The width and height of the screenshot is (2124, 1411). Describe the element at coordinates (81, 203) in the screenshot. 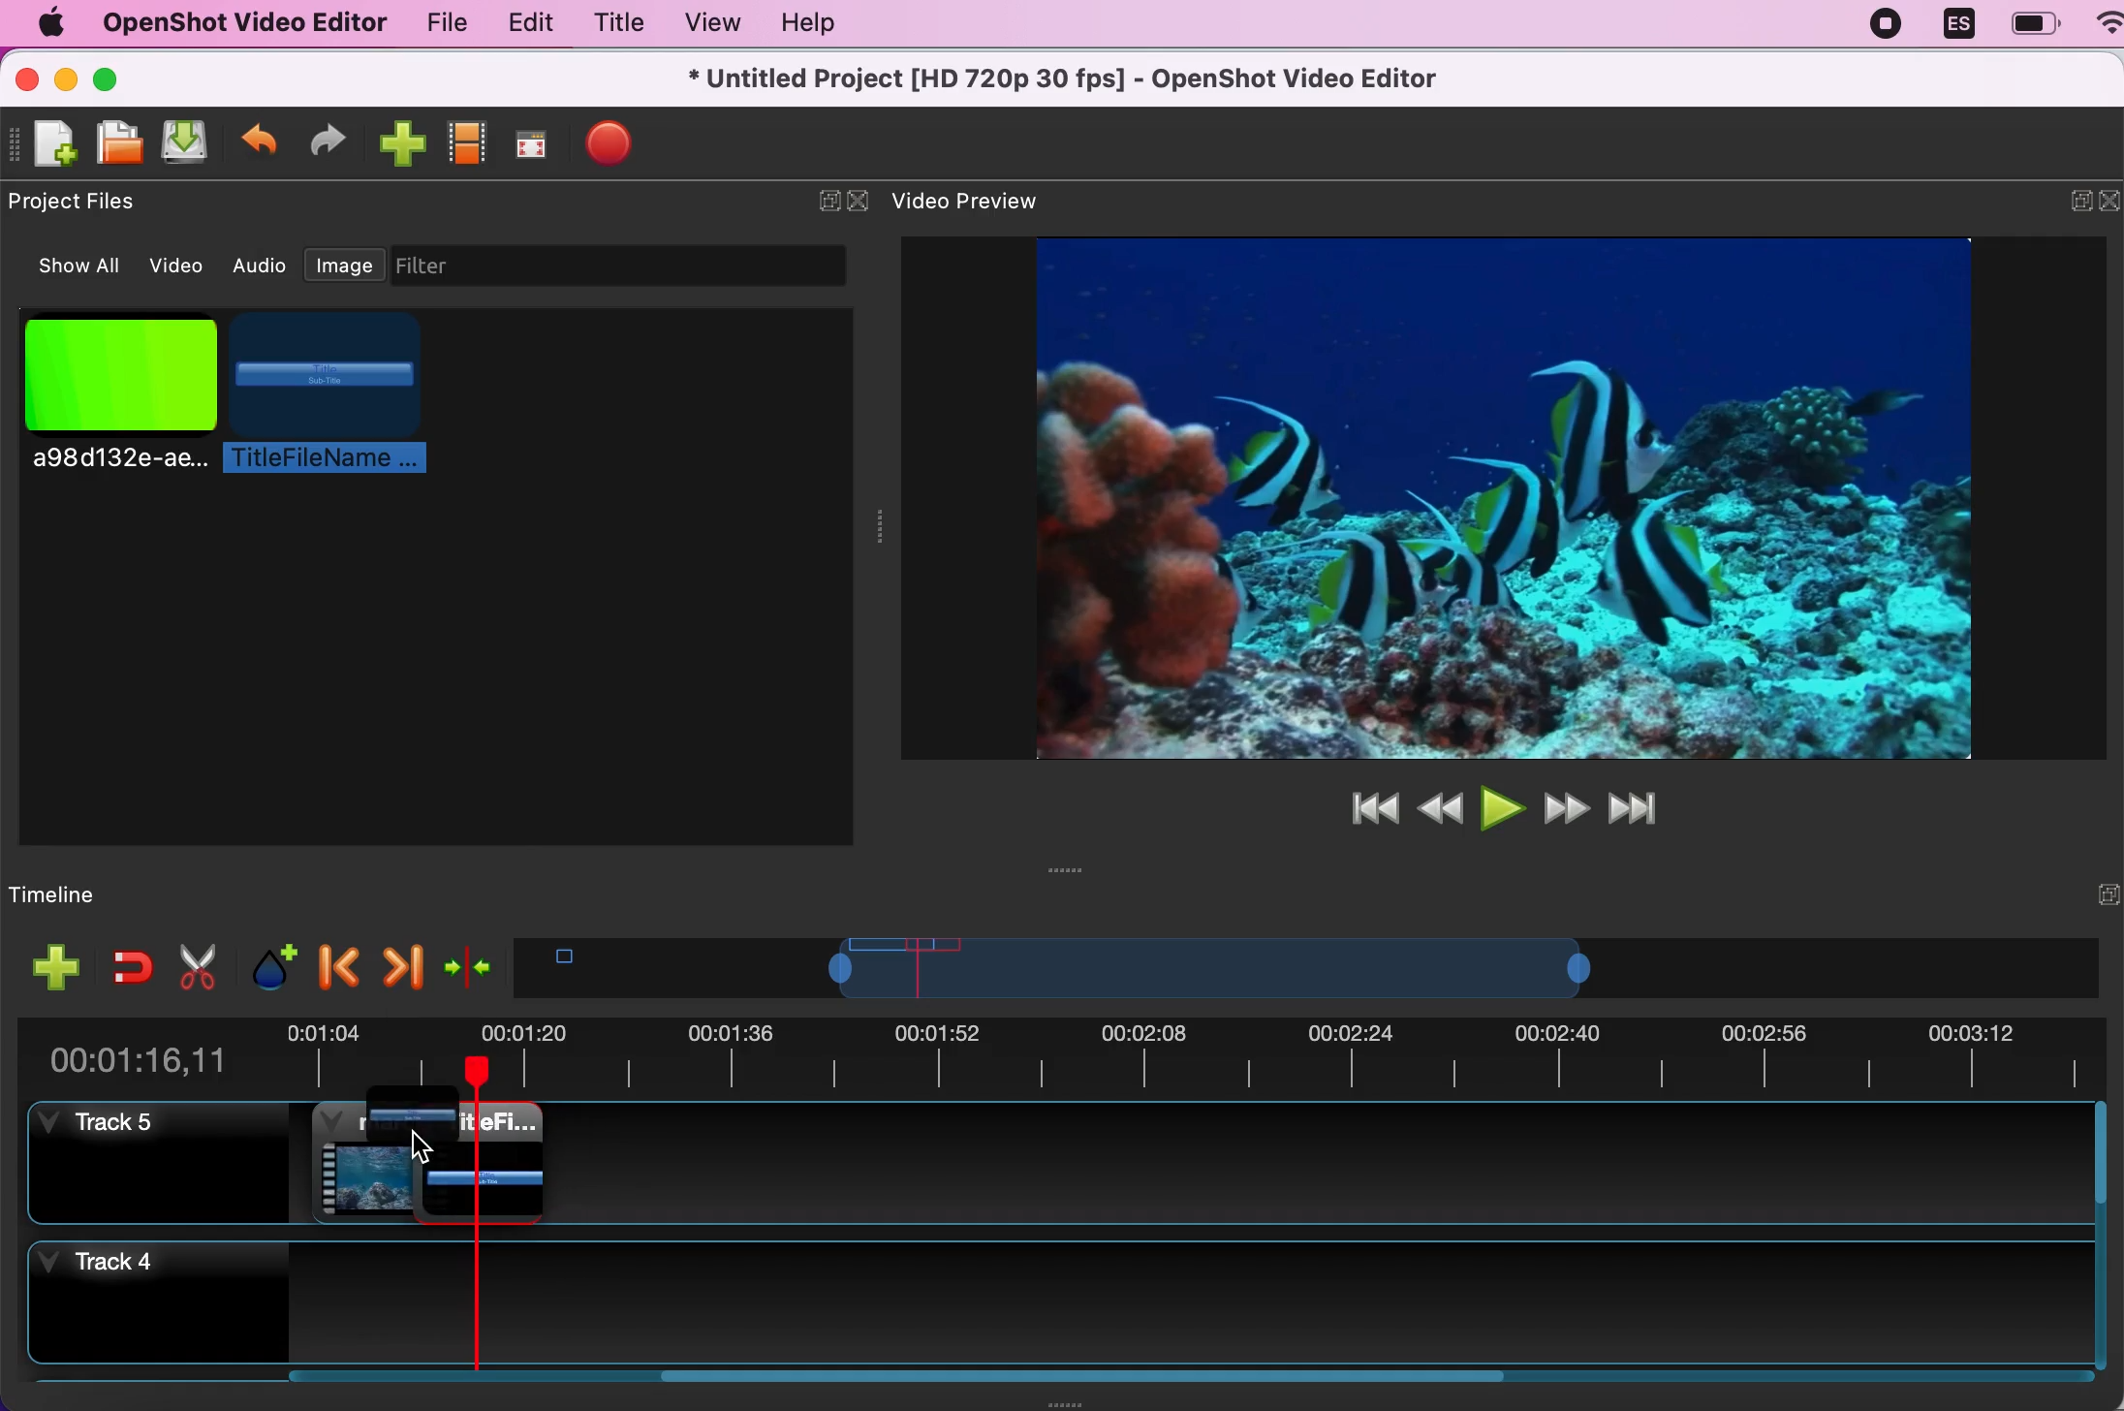

I see `project files` at that location.